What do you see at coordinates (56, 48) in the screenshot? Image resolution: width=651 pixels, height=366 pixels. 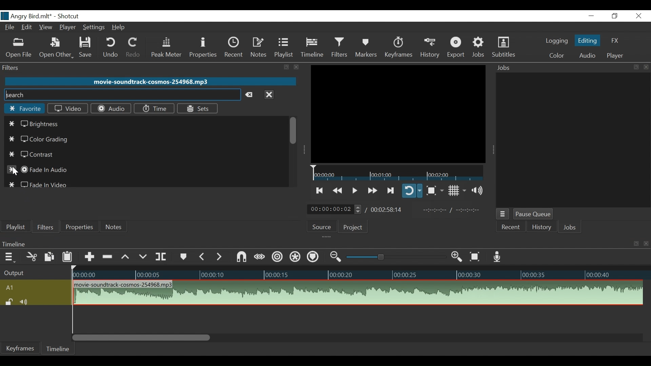 I see `Open Other` at bounding box center [56, 48].